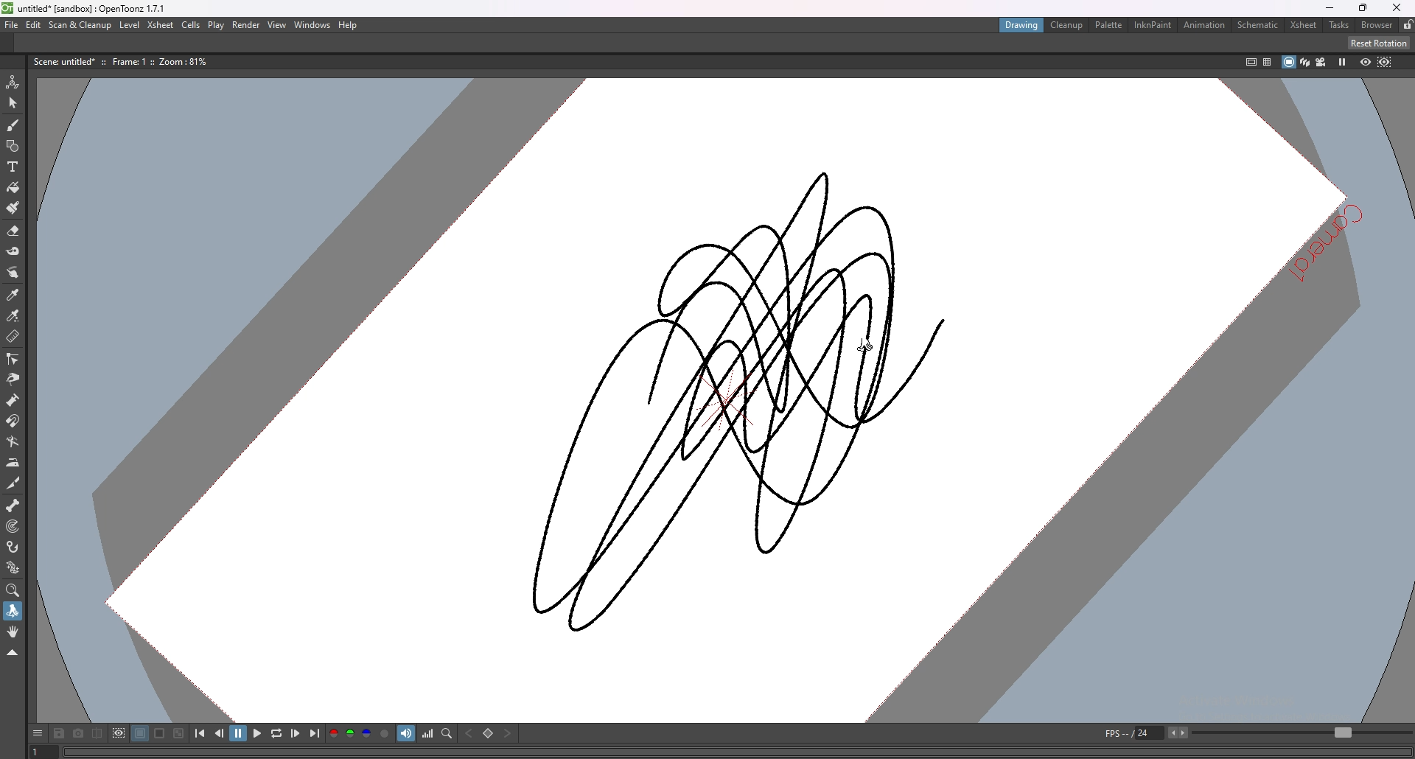 The image size is (1415, 759). What do you see at coordinates (1251, 60) in the screenshot?
I see `safe area` at bounding box center [1251, 60].